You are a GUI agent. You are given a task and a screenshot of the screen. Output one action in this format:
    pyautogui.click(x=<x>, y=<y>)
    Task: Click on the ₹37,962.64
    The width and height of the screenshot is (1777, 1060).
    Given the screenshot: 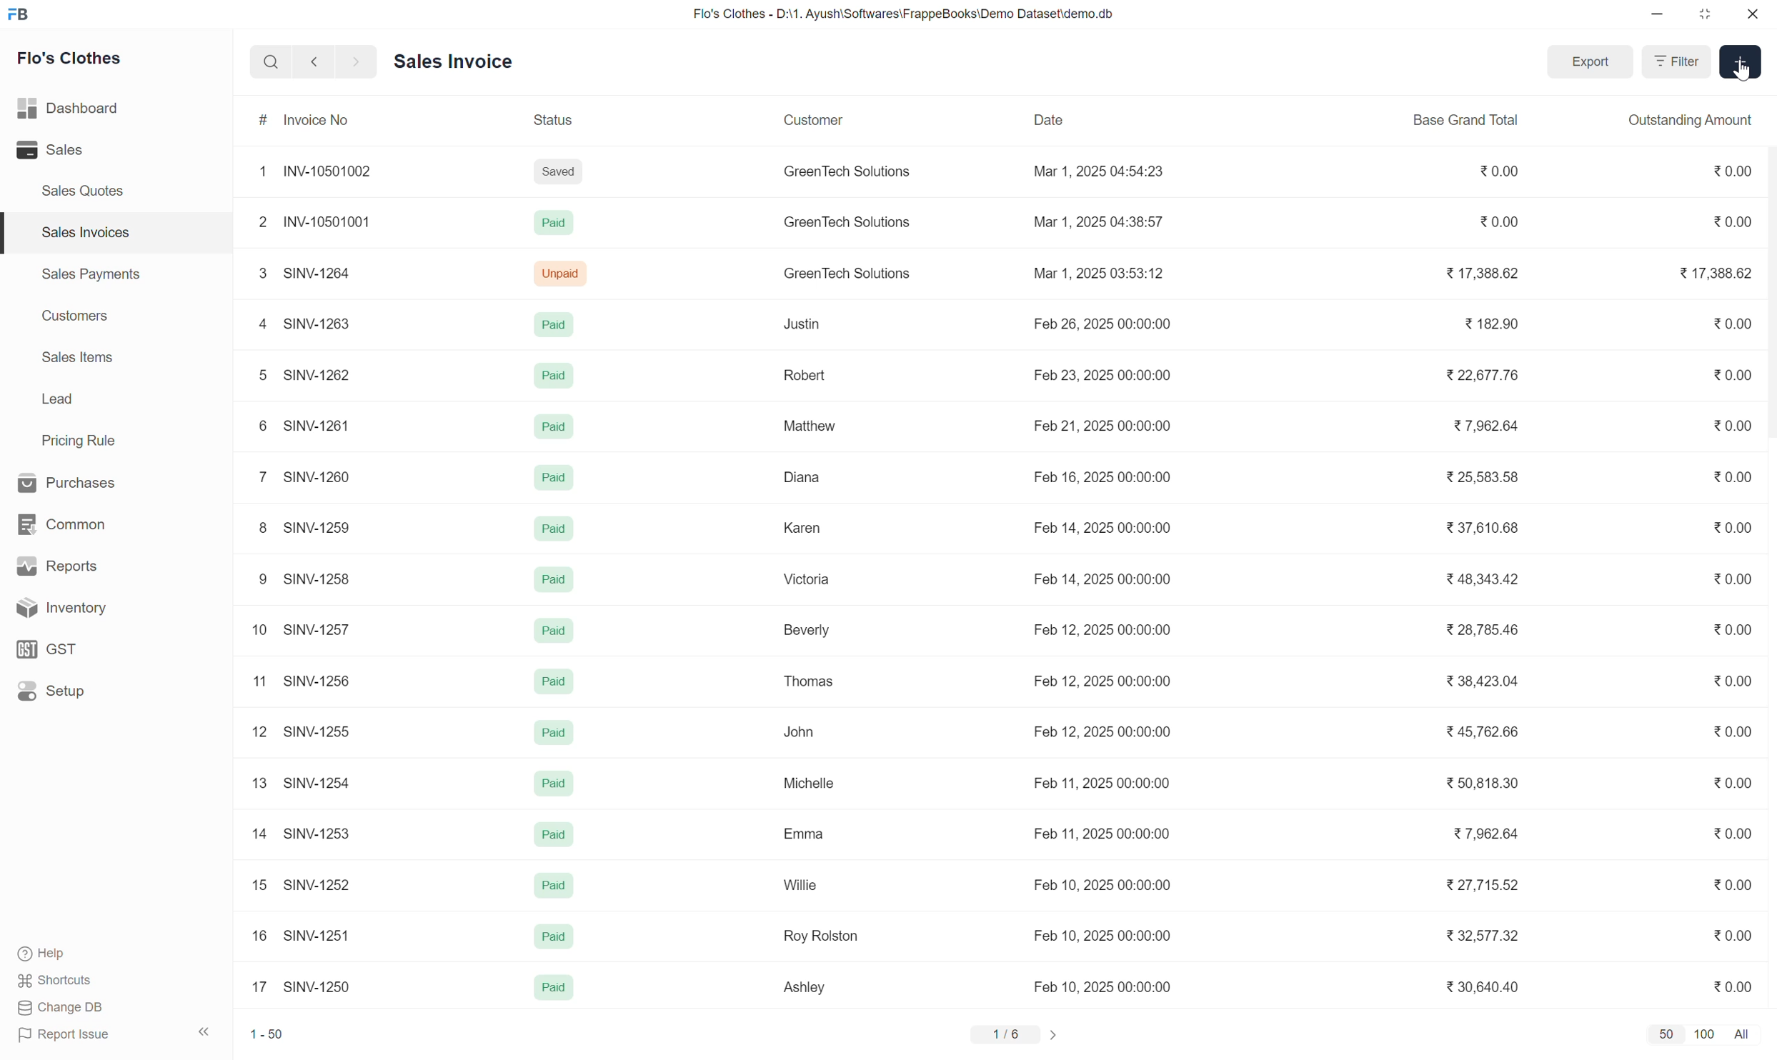 What is the action you would take?
    pyautogui.click(x=1479, y=839)
    